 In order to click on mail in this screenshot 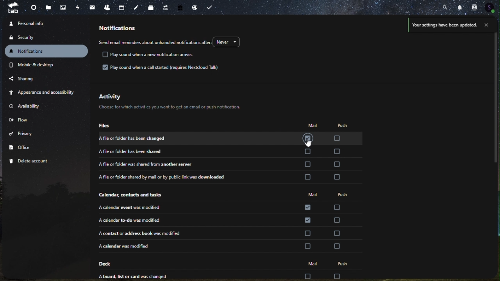, I will do `click(313, 195)`.